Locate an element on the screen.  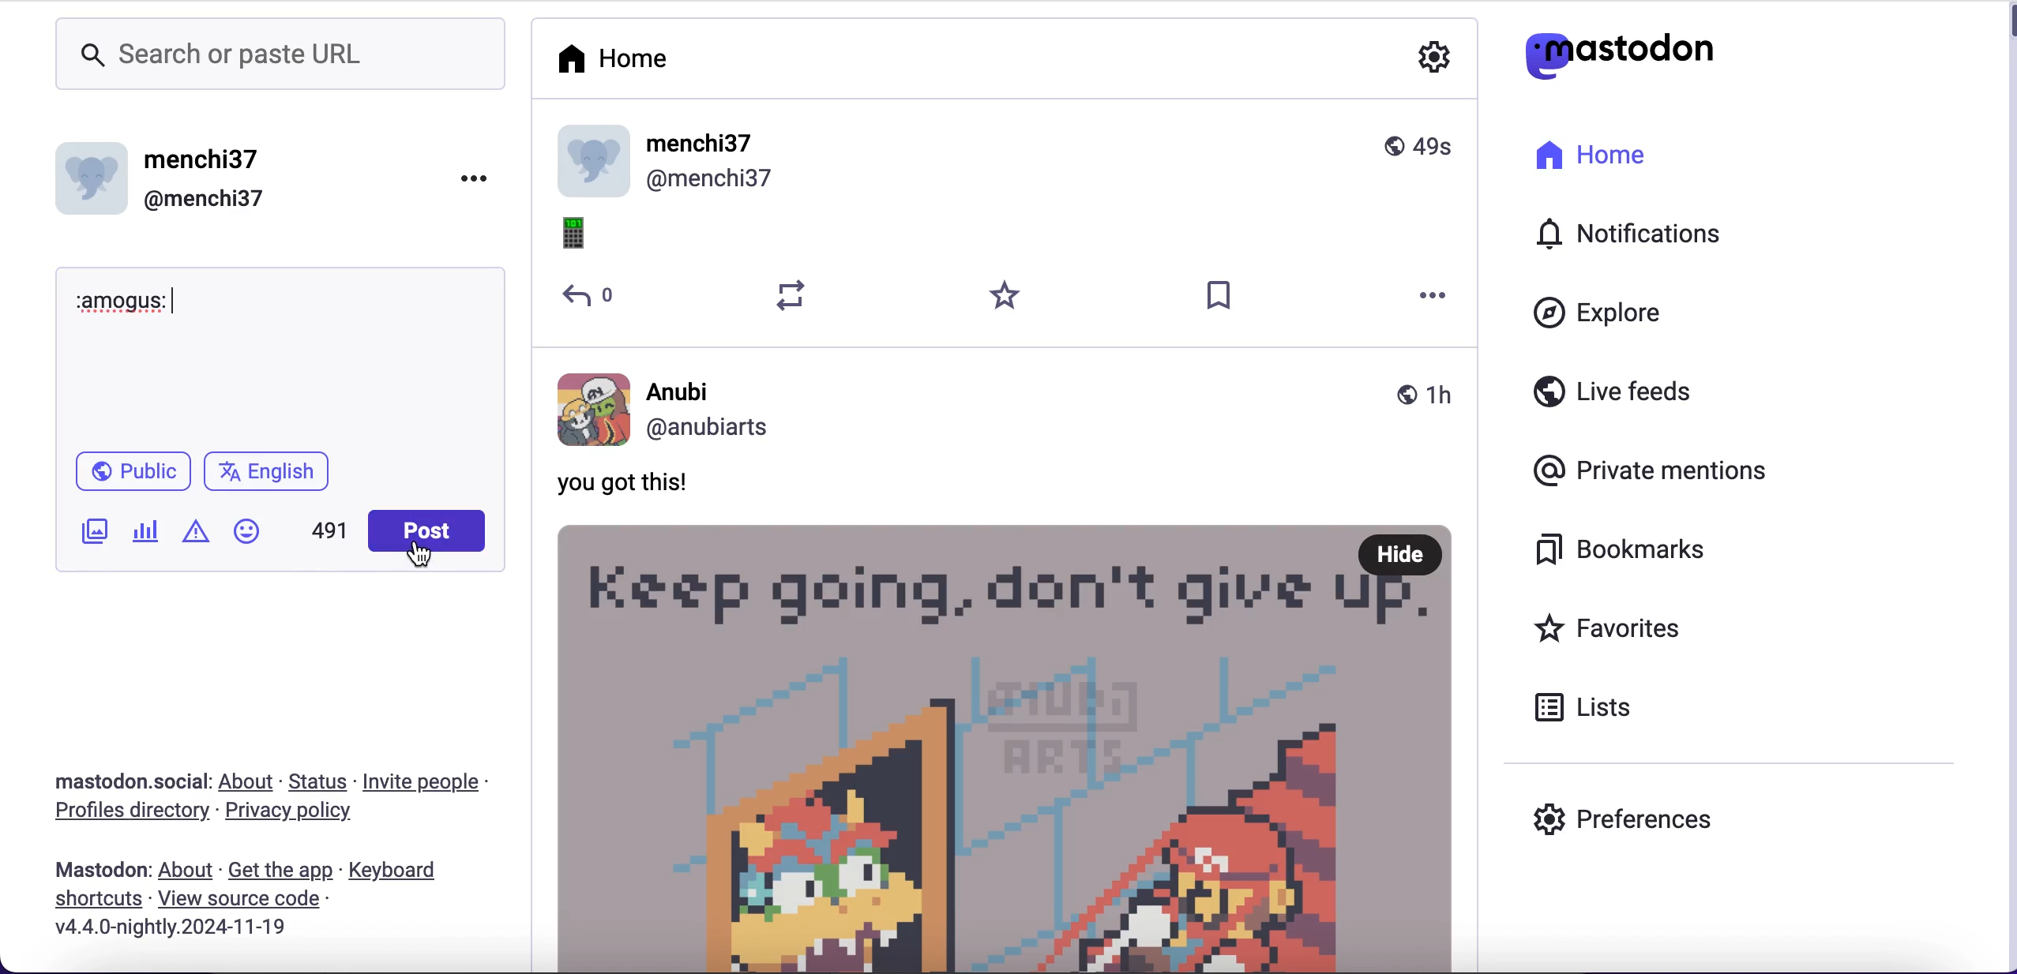
mastodon is located at coordinates (101, 870).